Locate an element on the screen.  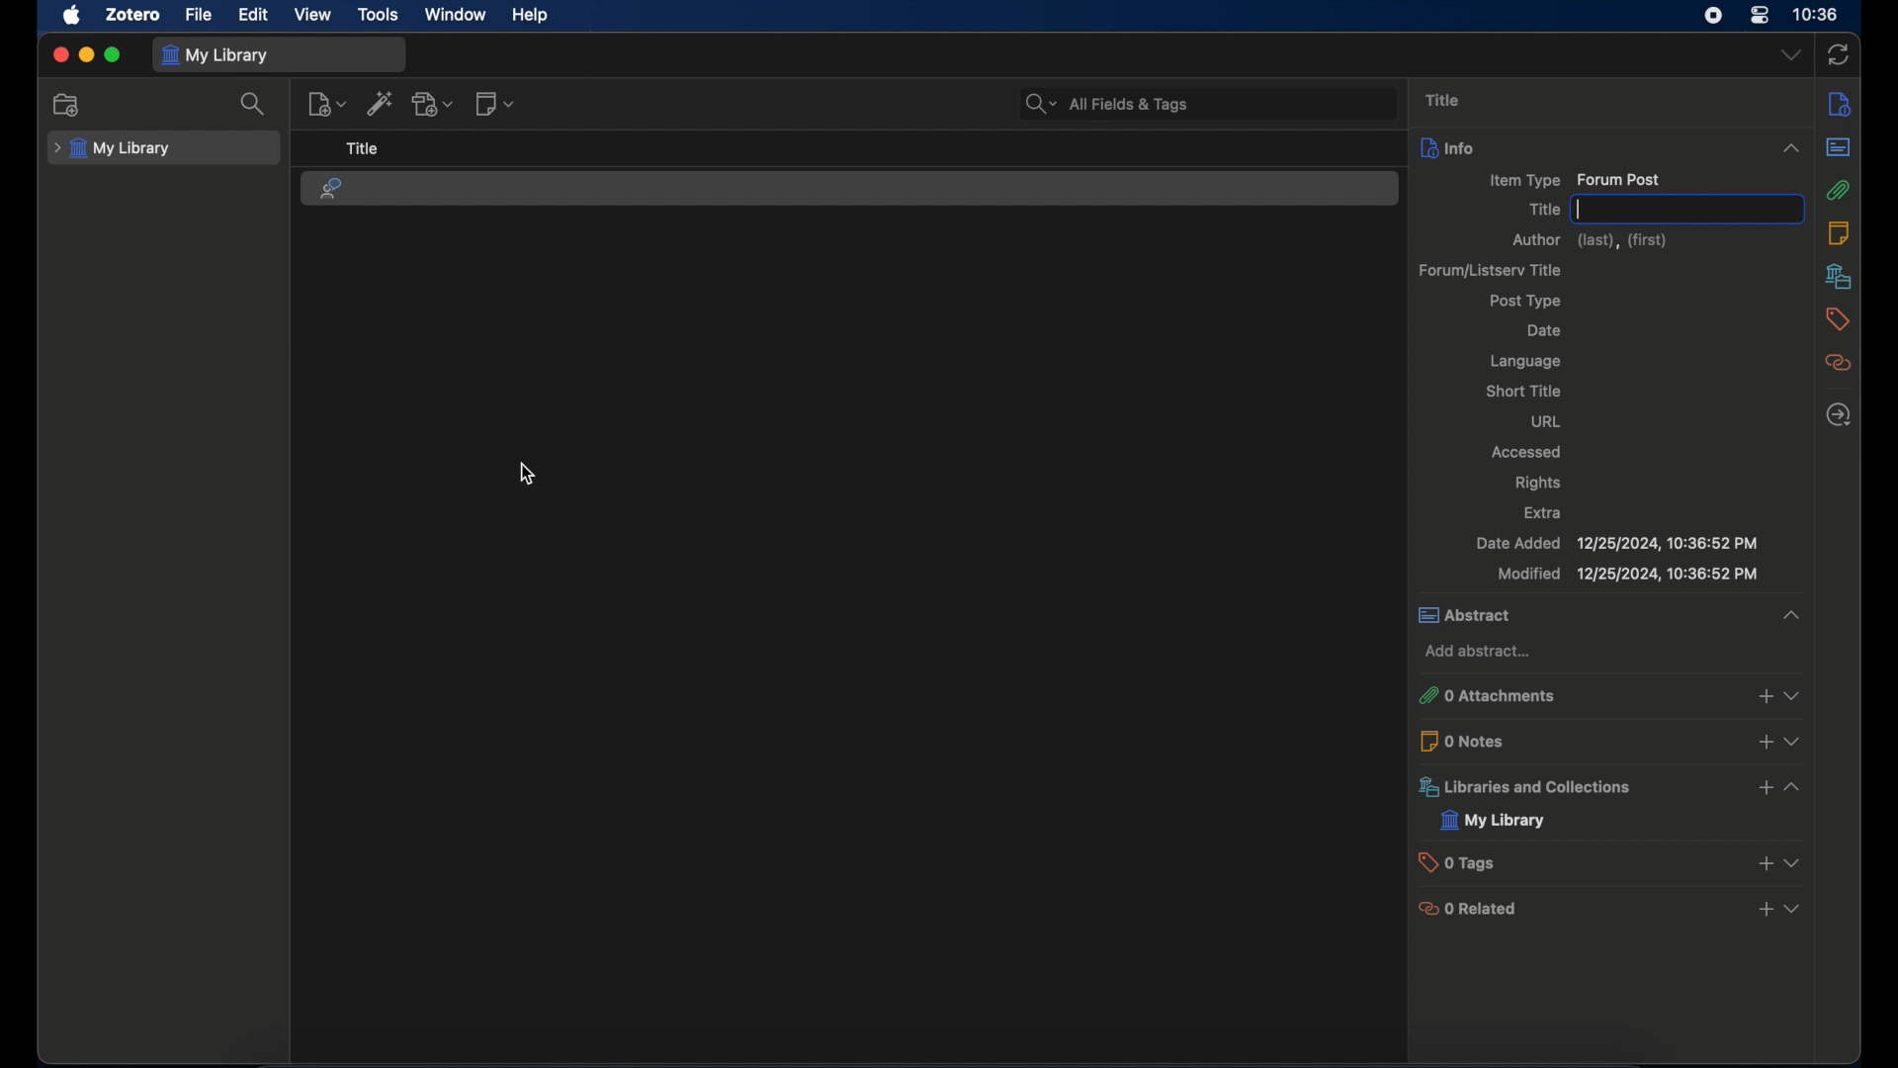
author is located at coordinates (1589, 241).